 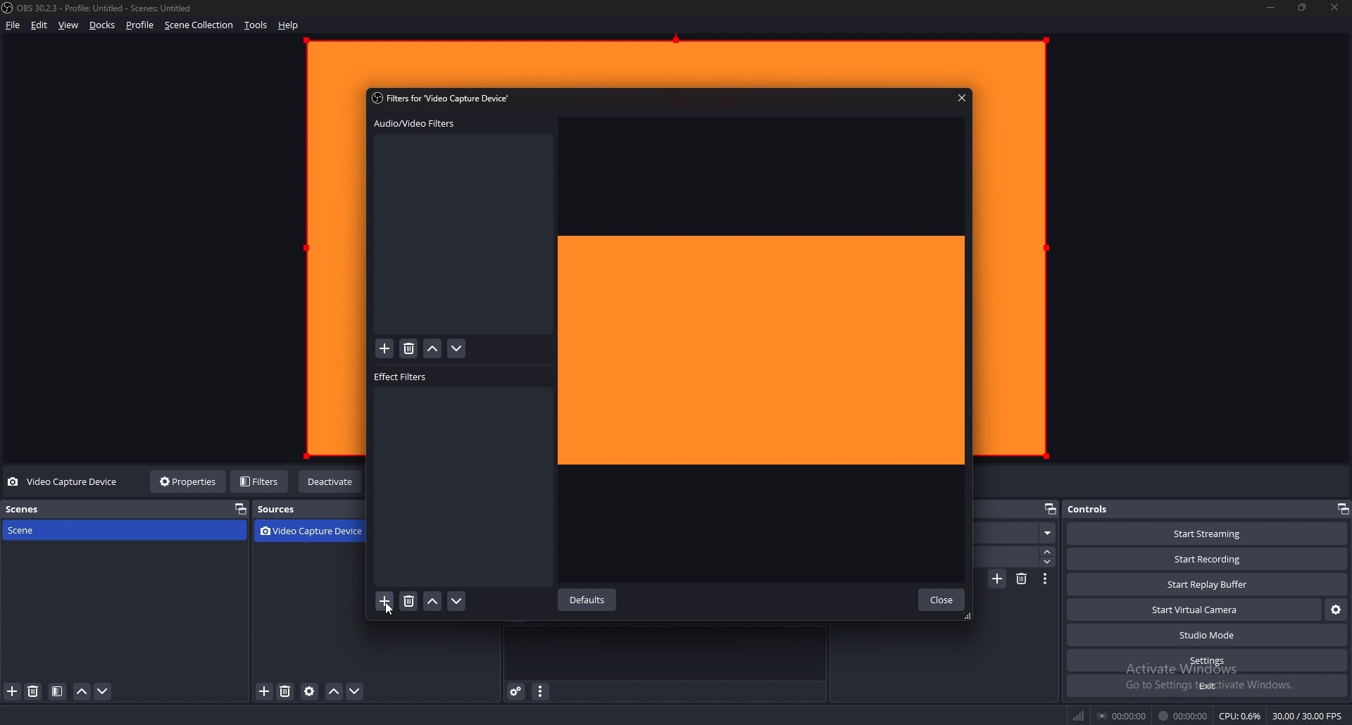 I want to click on video capture device, so click(x=315, y=532).